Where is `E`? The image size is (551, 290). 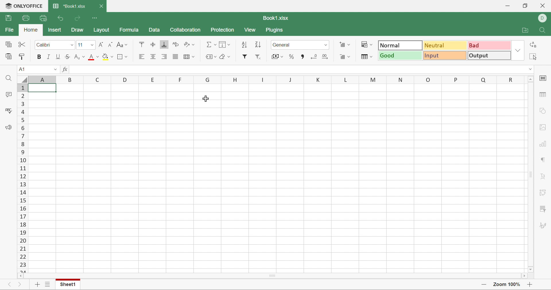 E is located at coordinates (153, 78).